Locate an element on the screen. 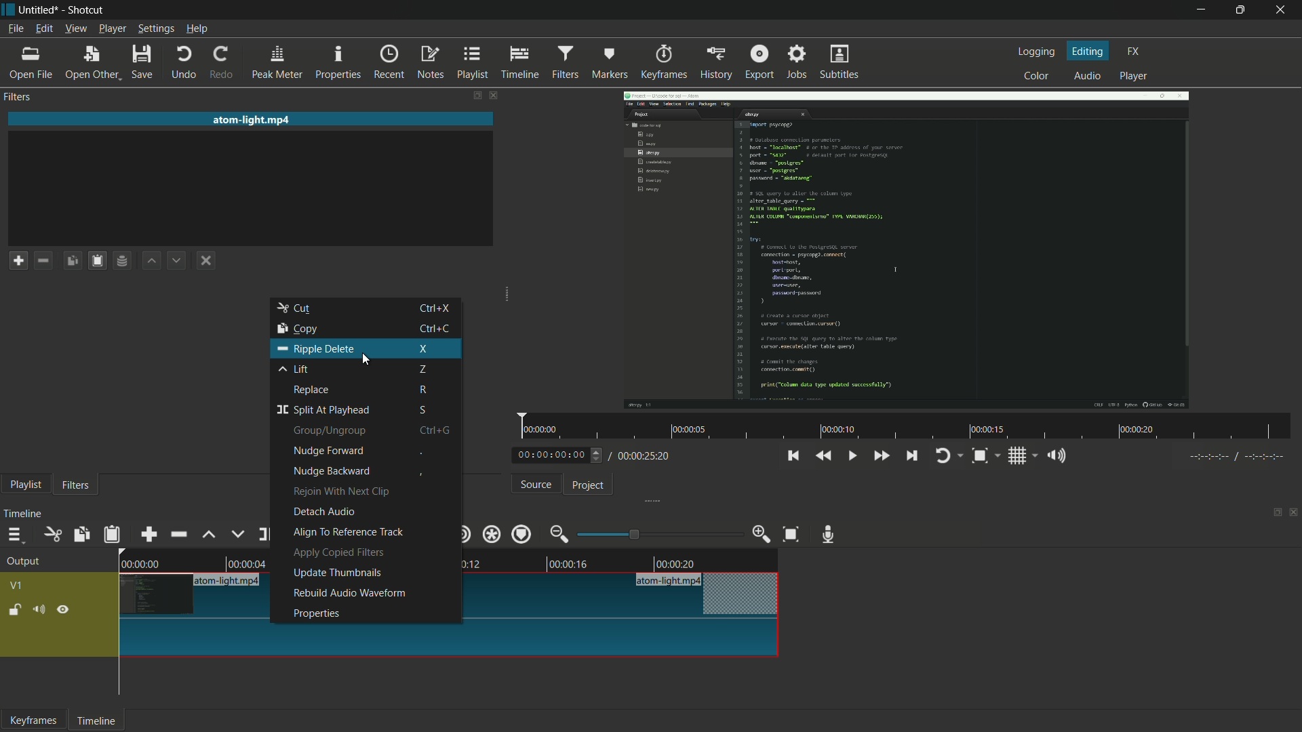 The height and width of the screenshot is (732, 1302). imported video file is located at coordinates (908, 248).